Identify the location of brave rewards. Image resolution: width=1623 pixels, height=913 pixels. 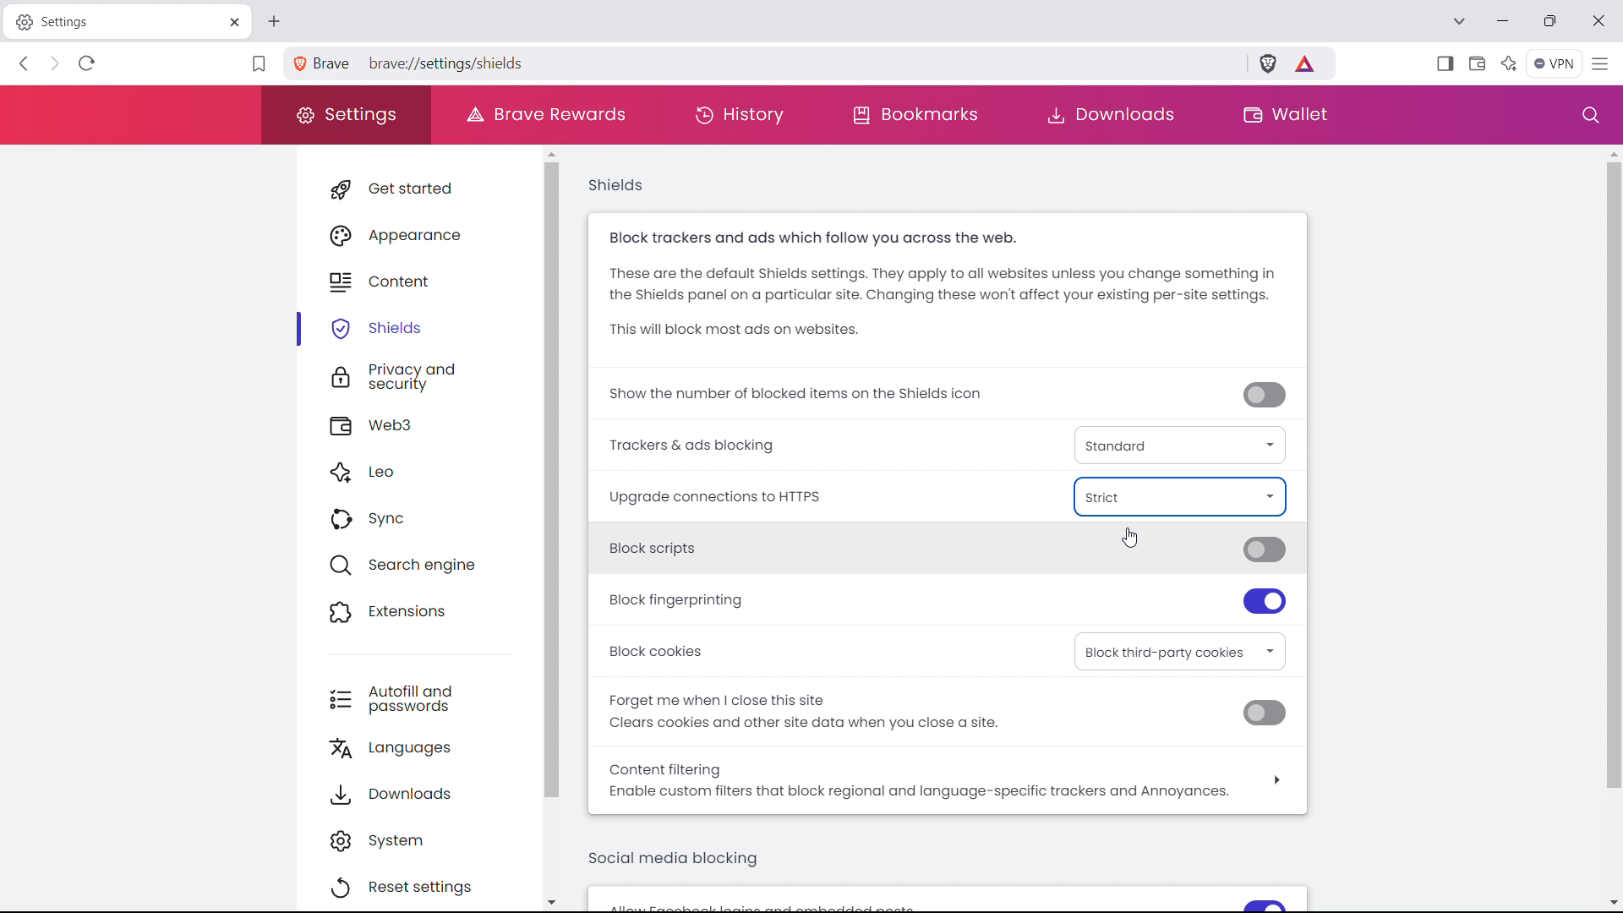
(1306, 63).